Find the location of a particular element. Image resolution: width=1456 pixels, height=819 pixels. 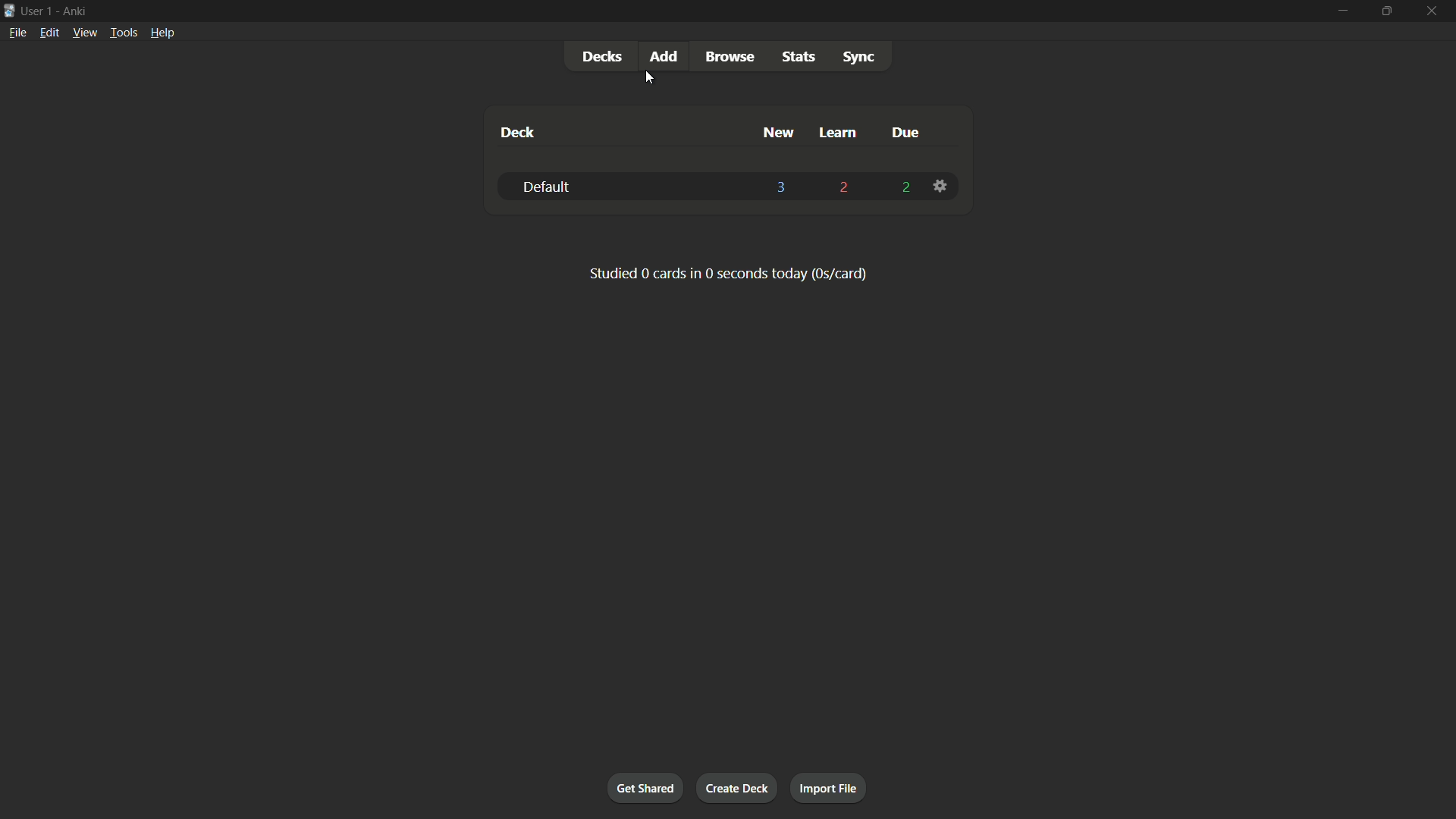

view menu is located at coordinates (83, 31).